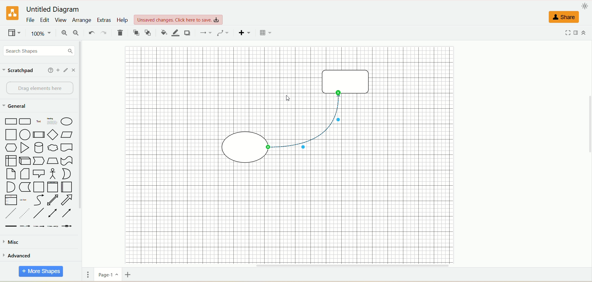 This screenshot has height=282, width=592. I want to click on drag element here, so click(38, 88).